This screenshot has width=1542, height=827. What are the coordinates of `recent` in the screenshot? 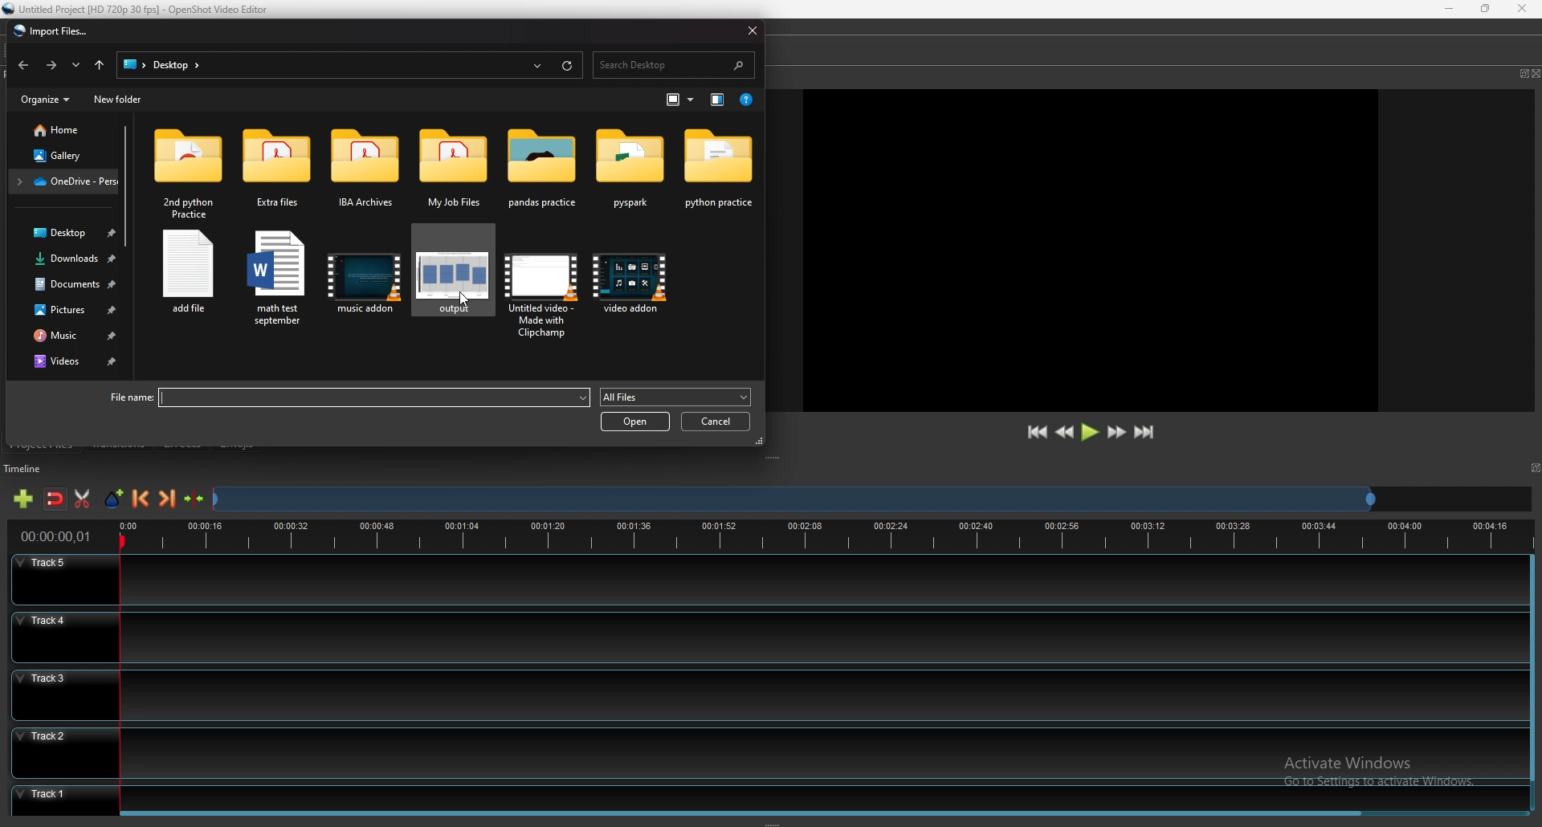 It's located at (77, 65).